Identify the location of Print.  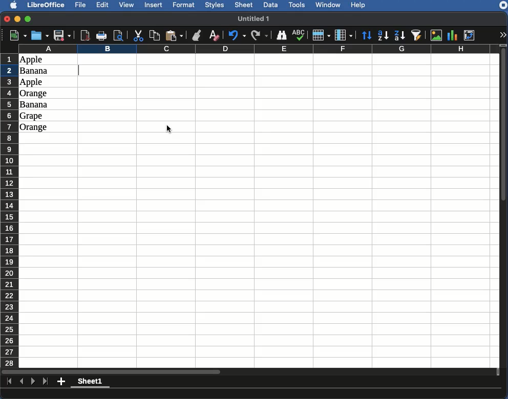
(102, 36).